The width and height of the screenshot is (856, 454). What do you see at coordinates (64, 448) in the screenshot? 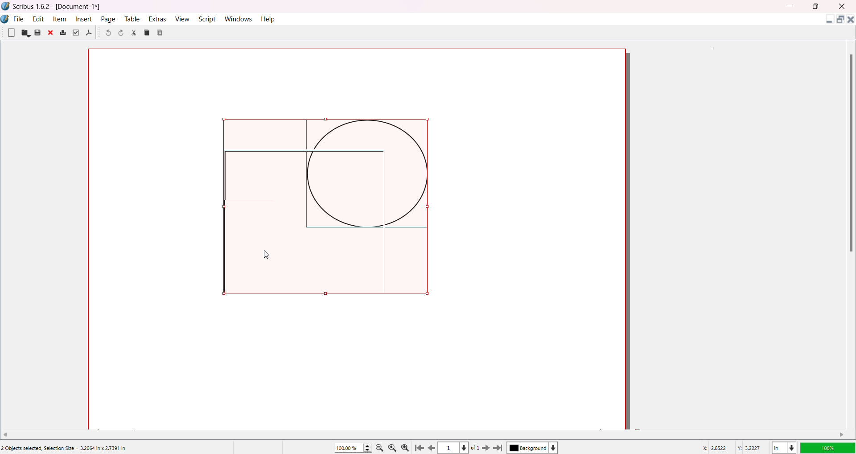
I see `2 Objects selected, Selection Size = 3.2064 in x 2.7391 in` at bounding box center [64, 448].